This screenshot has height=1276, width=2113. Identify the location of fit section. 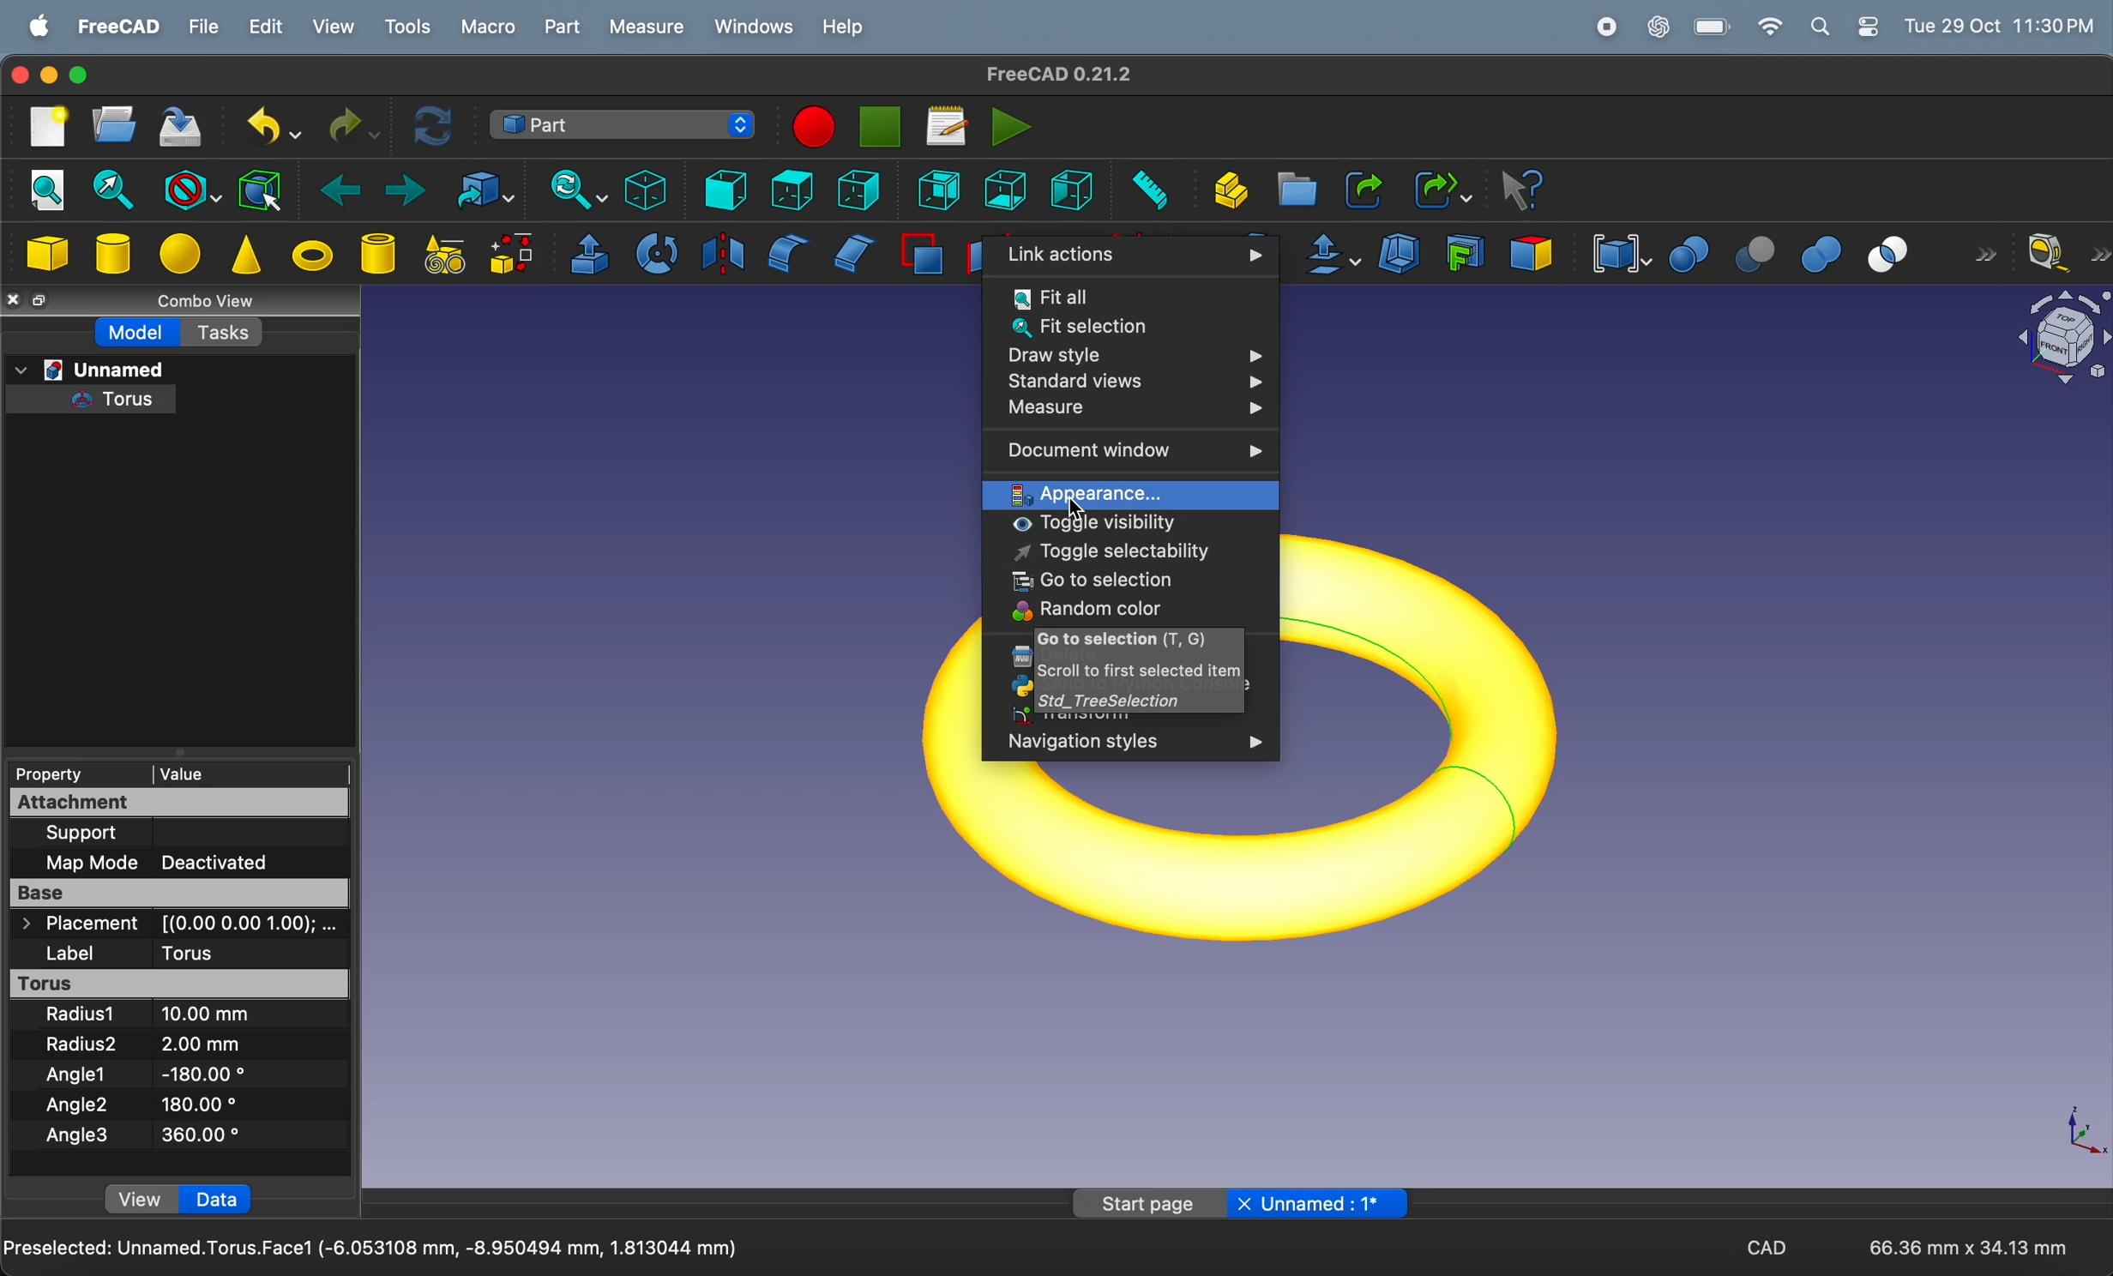
(107, 191).